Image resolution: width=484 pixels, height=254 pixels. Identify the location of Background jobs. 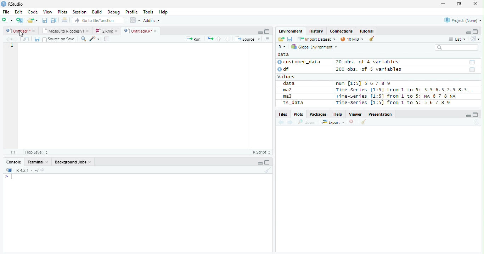
(73, 163).